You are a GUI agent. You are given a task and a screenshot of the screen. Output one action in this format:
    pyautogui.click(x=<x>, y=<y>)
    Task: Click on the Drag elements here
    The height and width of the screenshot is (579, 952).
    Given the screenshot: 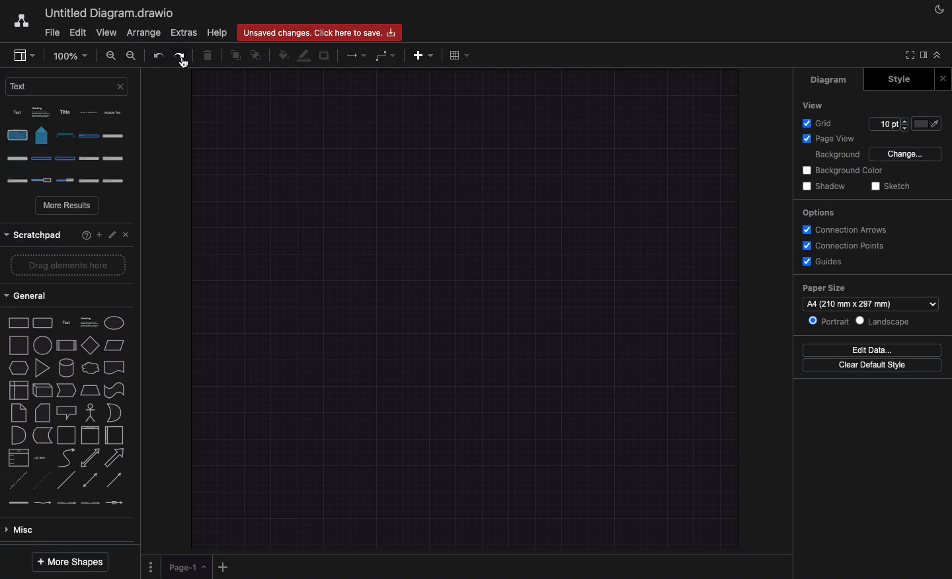 What is the action you would take?
    pyautogui.click(x=63, y=266)
    